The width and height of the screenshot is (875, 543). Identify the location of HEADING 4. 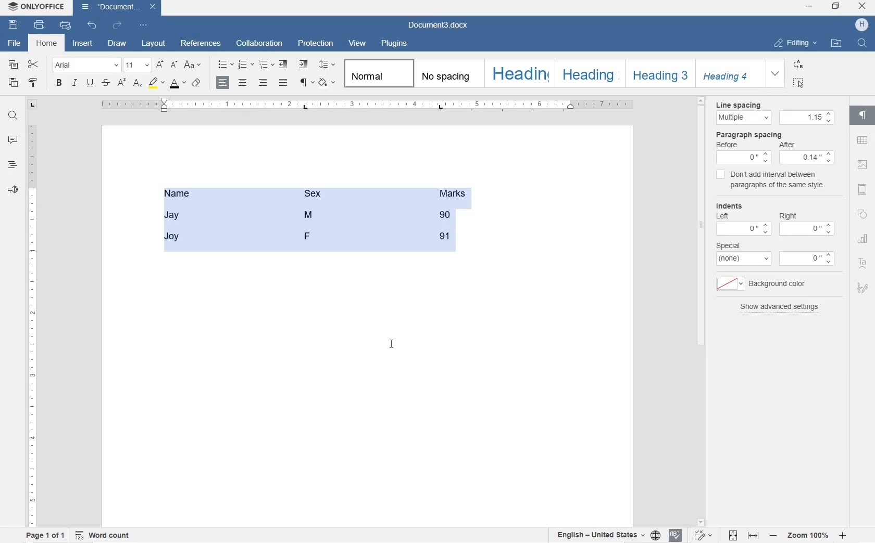
(728, 72).